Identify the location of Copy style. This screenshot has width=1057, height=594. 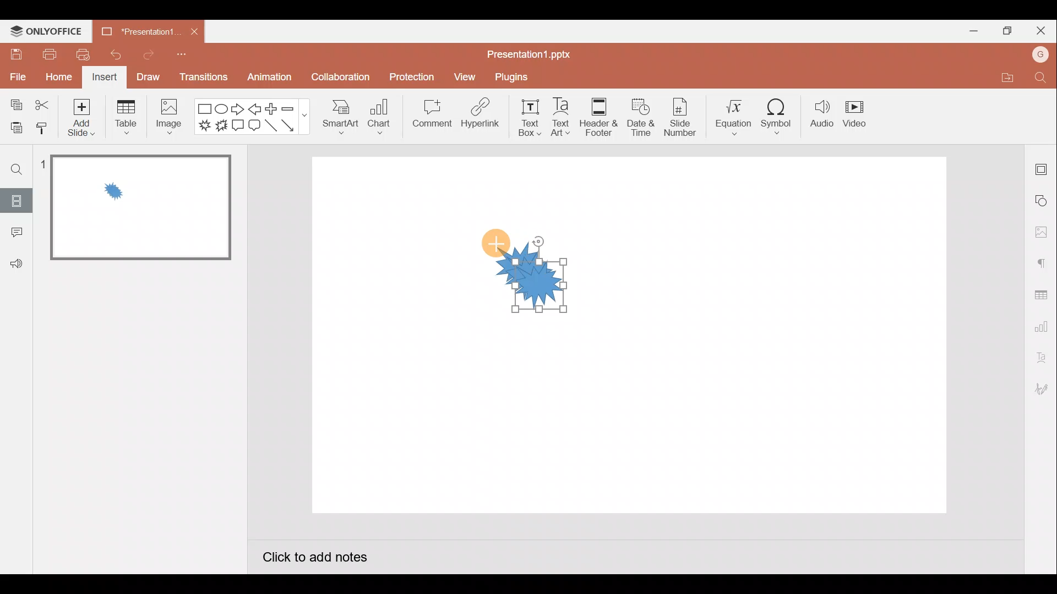
(47, 131).